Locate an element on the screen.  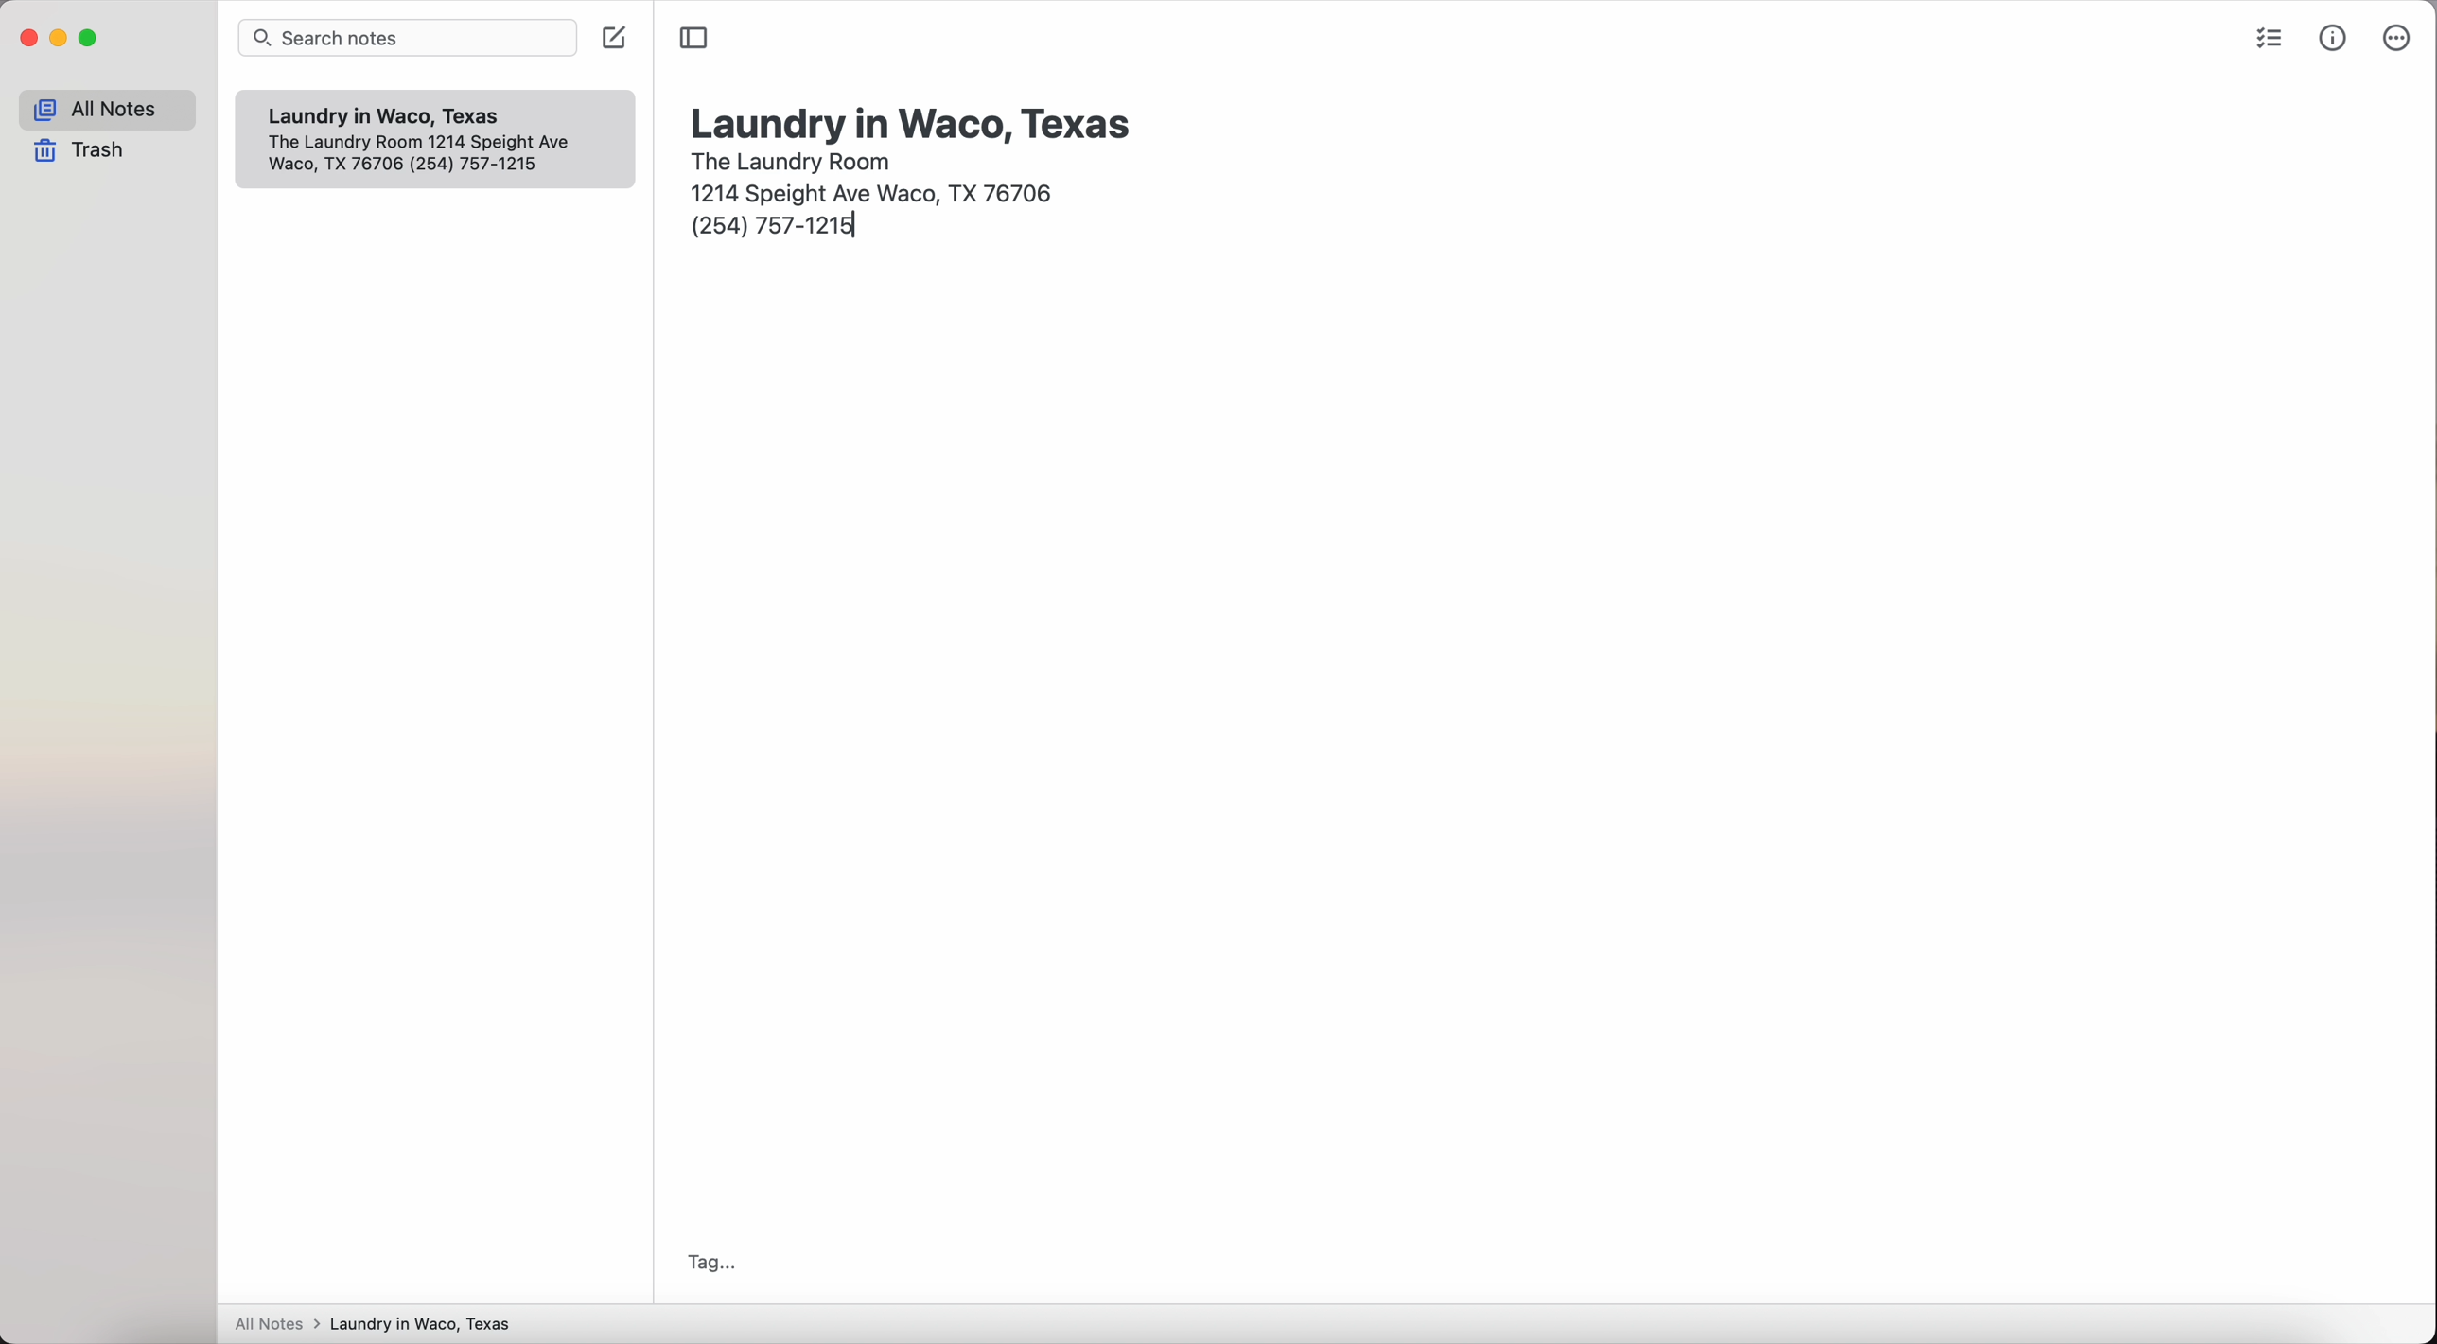
maximize app is located at coordinates (90, 38).